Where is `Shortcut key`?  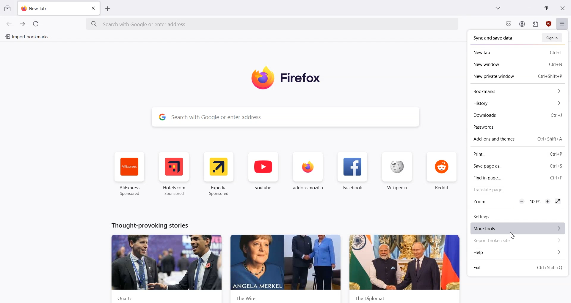 Shortcut key is located at coordinates (556, 116).